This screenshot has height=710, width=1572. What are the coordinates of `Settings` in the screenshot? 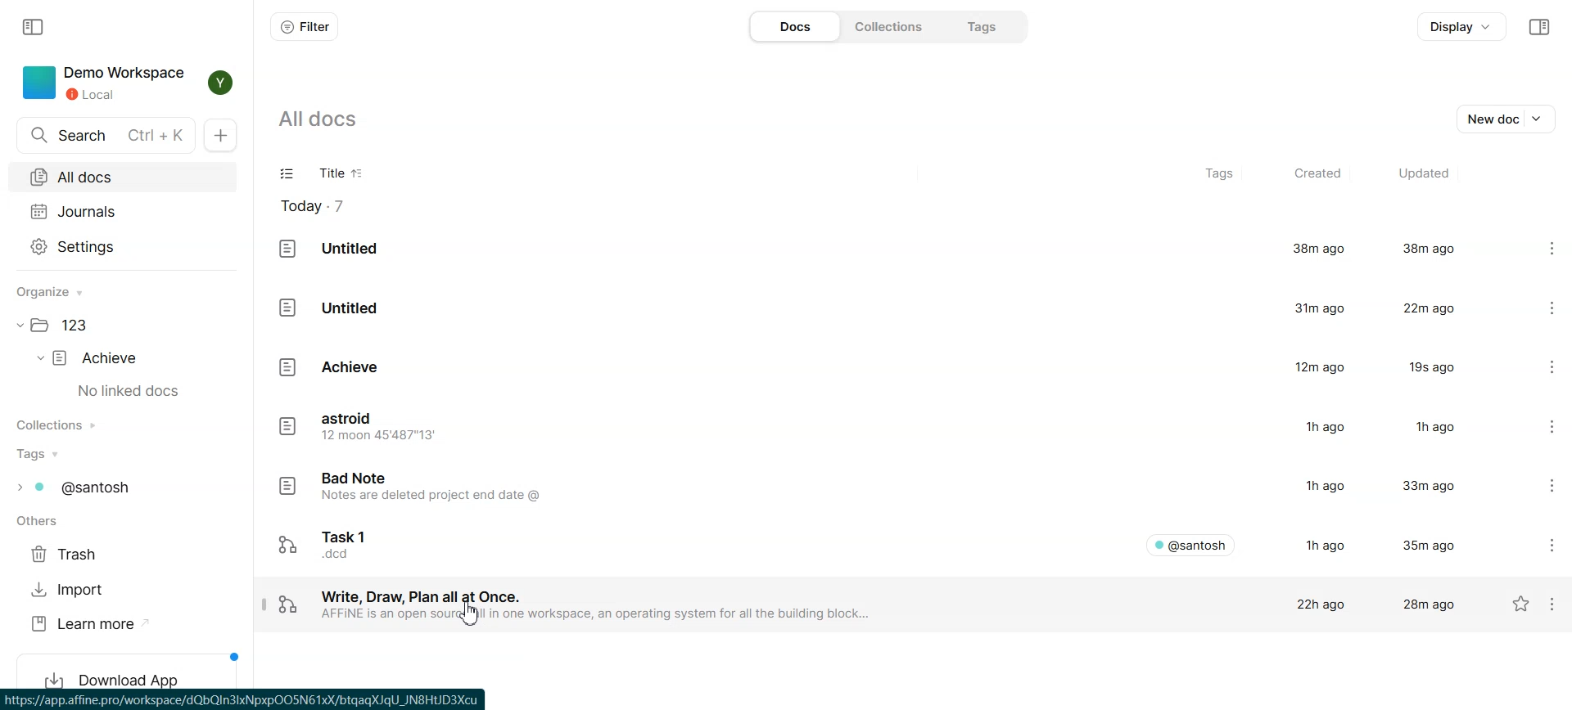 It's located at (1536, 249).